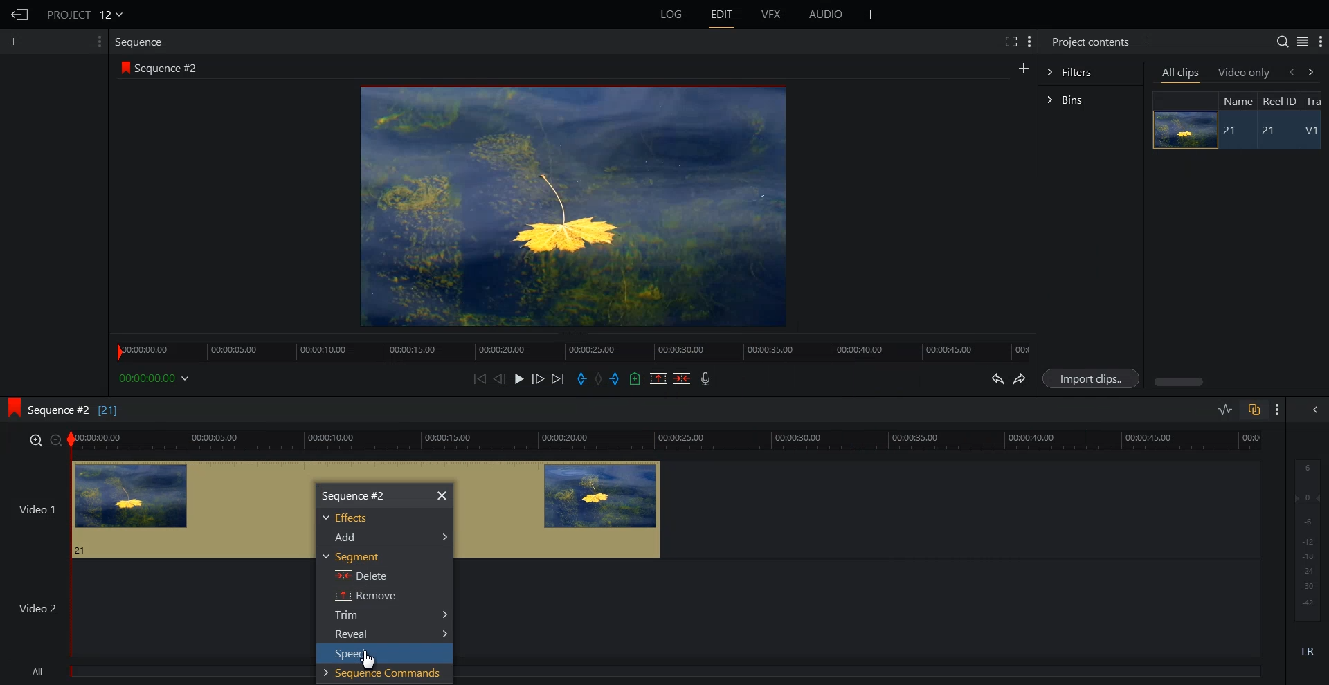 This screenshot has width=1329, height=685. I want to click on Go Back, so click(20, 15).